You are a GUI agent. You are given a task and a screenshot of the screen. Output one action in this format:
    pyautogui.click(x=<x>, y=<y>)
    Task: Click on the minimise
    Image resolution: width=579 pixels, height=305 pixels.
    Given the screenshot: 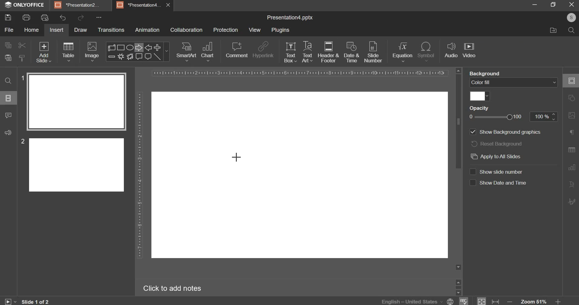 What is the action you would take?
    pyautogui.click(x=530, y=5)
    